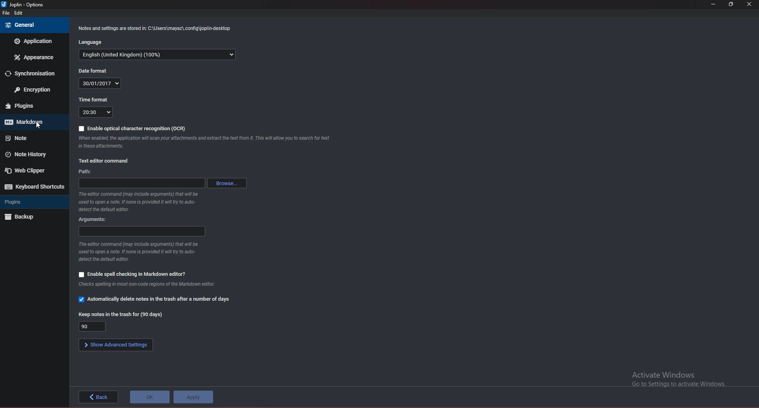 This screenshot has height=408, width=759. I want to click on enable spell checking, so click(132, 275).